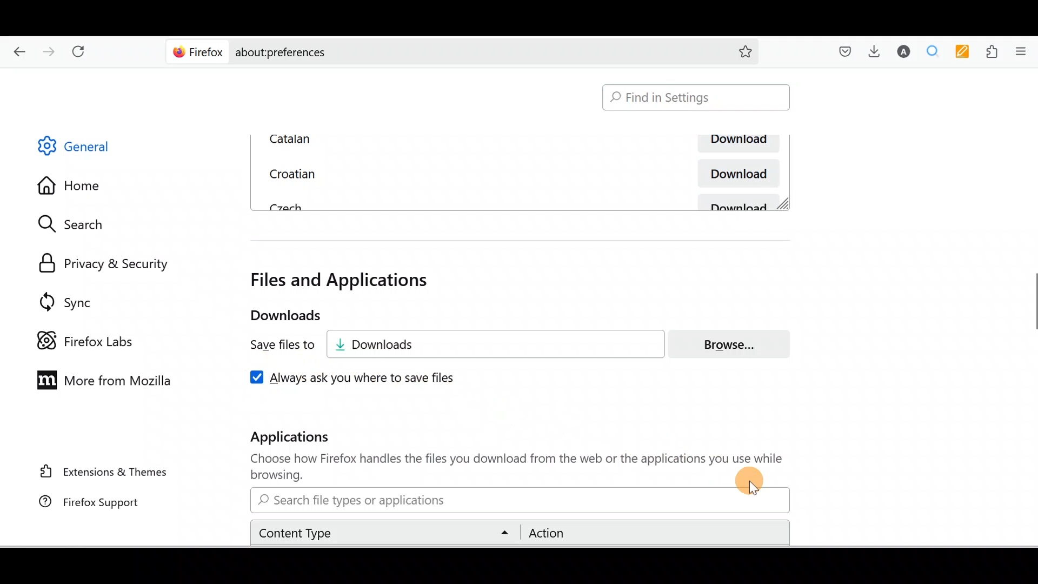 The image size is (1038, 584). Describe the element at coordinates (106, 382) in the screenshot. I see `More from Mozilla` at that location.